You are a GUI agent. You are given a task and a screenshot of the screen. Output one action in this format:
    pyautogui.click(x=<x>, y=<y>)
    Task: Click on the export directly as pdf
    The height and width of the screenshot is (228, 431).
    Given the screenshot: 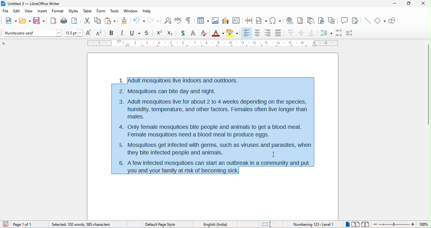 What is the action you would take?
    pyautogui.click(x=53, y=21)
    